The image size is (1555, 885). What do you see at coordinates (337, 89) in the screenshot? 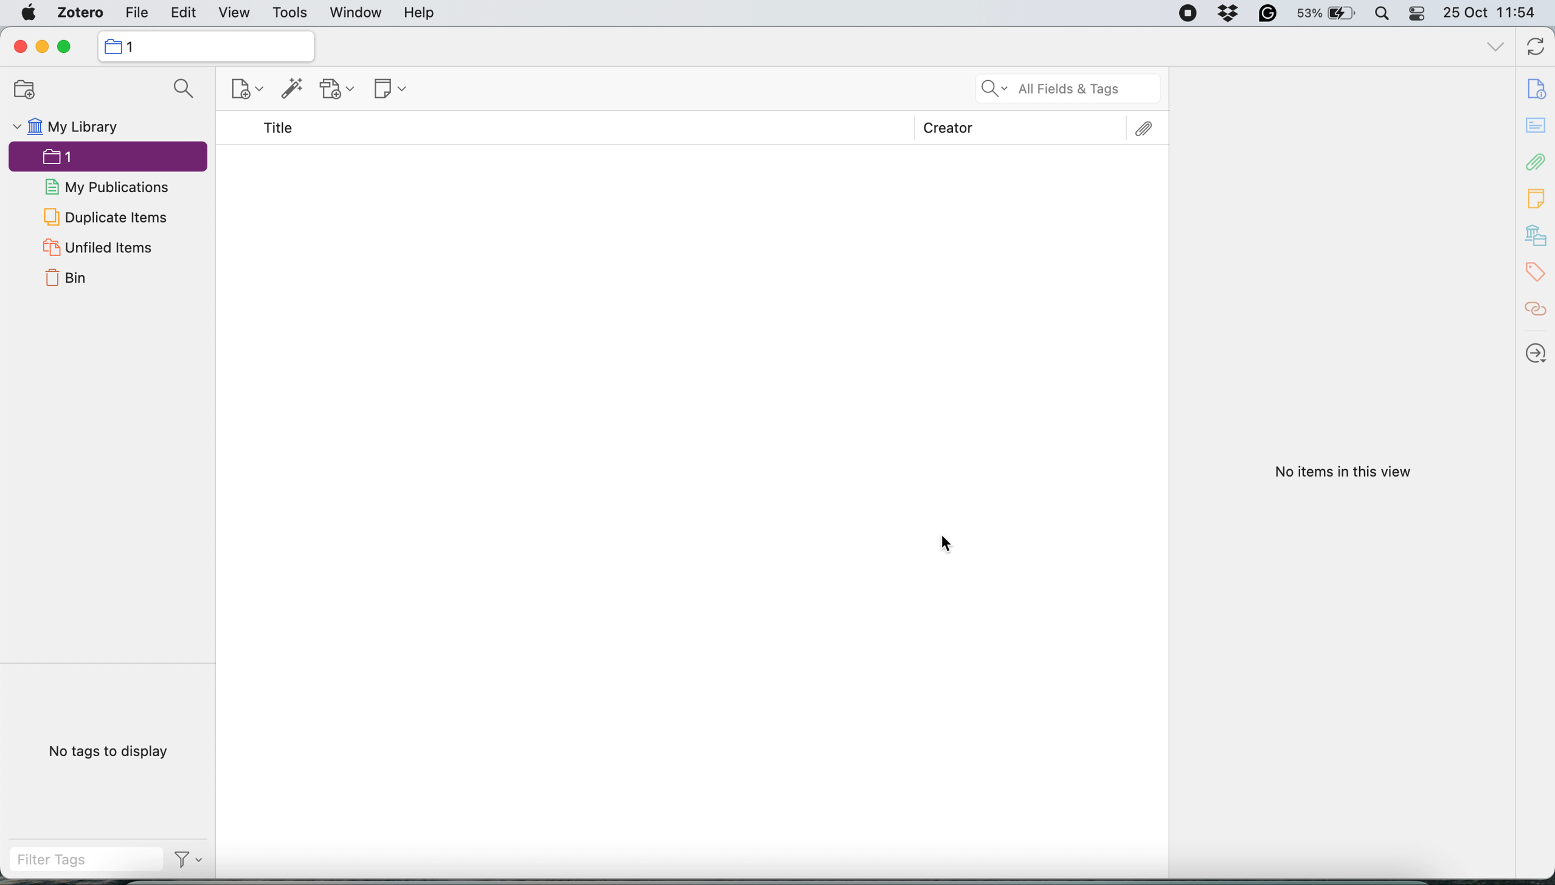
I see `add attachment` at bounding box center [337, 89].